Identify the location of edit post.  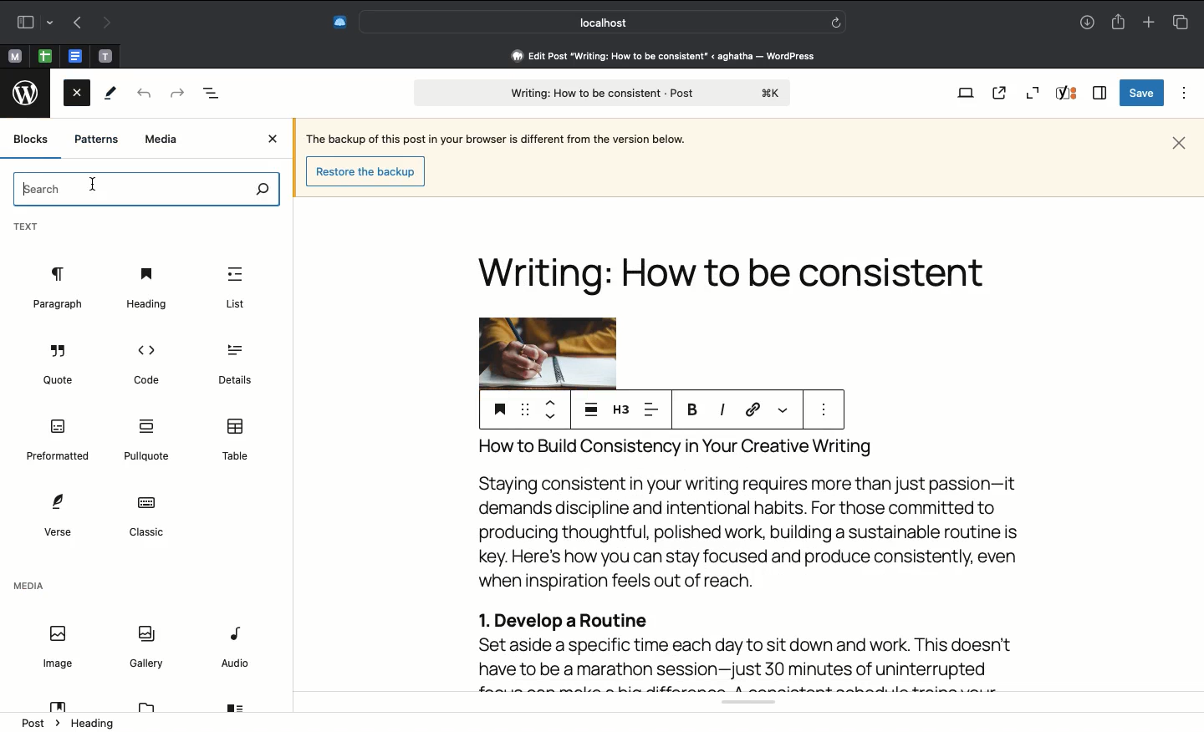
(666, 56).